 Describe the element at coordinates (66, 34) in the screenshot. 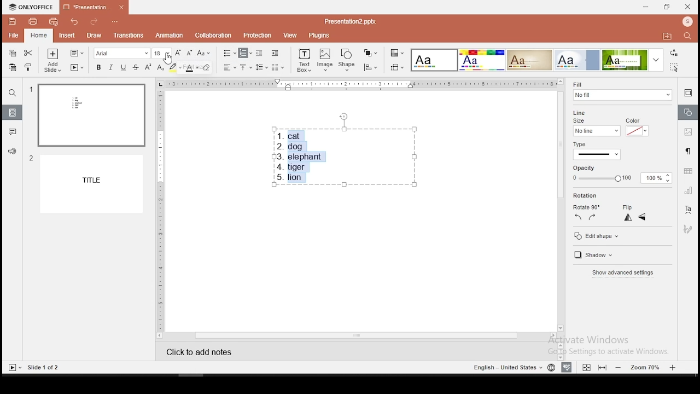

I see `insert` at that location.